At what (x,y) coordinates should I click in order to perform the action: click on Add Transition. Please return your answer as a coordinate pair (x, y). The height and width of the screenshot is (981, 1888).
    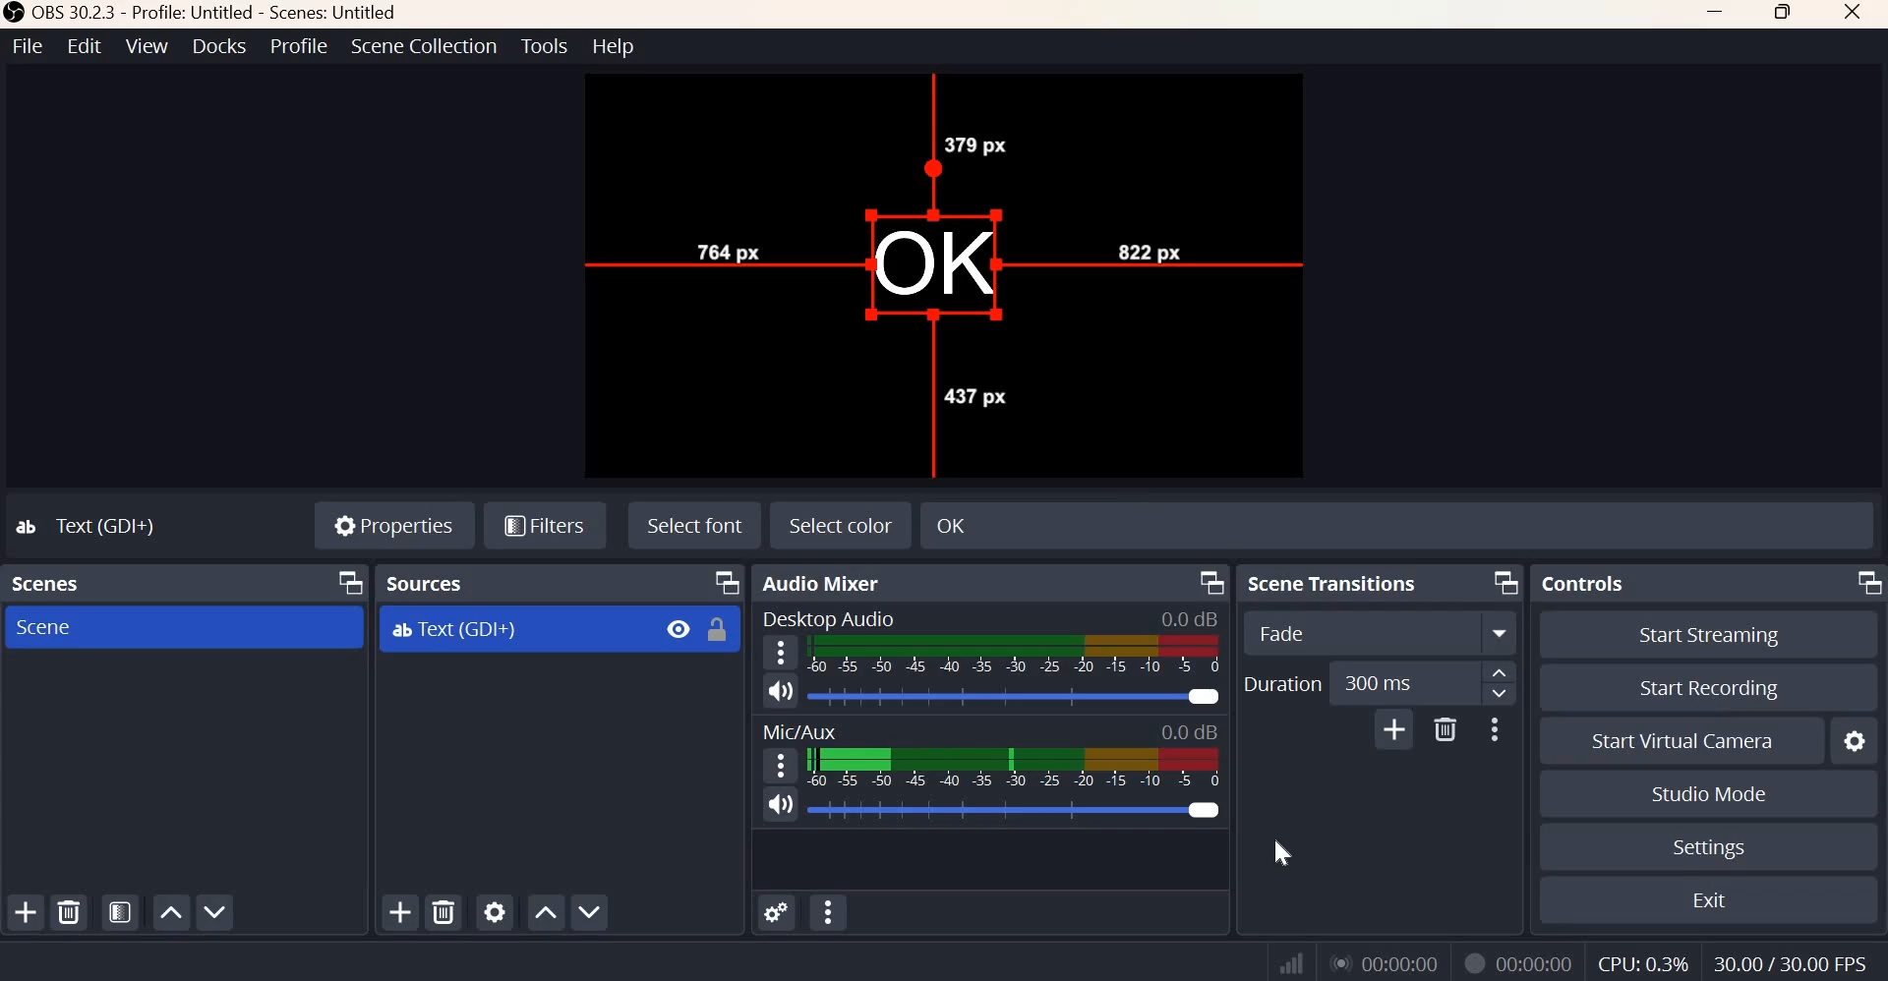
    Looking at the image, I should click on (1395, 728).